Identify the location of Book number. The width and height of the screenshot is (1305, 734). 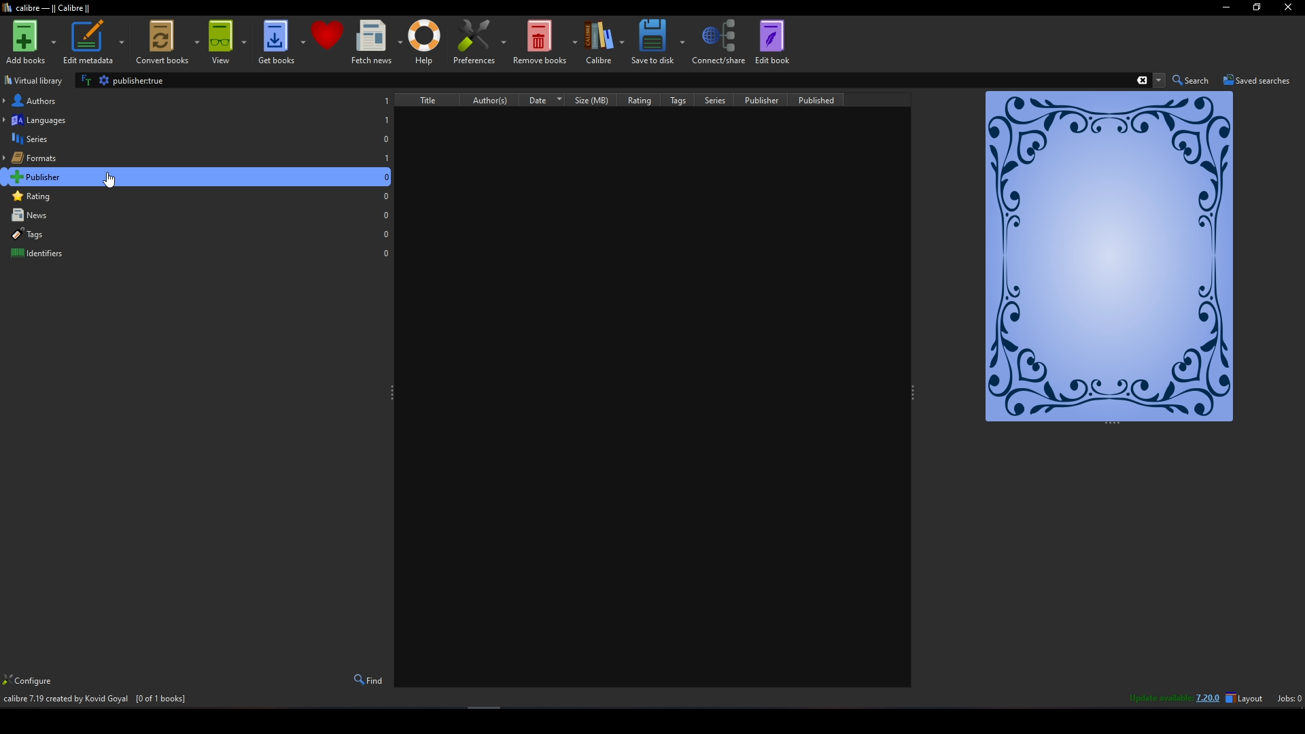
(398, 116).